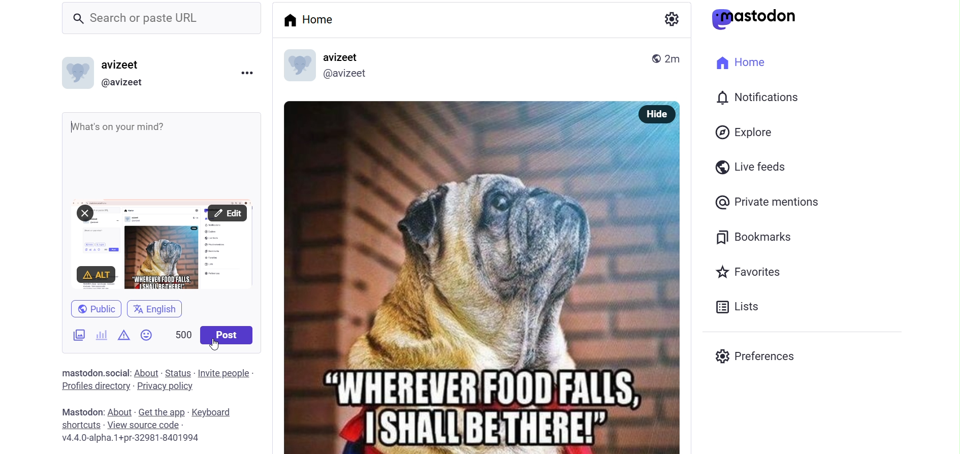 Image resolution: width=960 pixels, height=454 pixels. What do you see at coordinates (93, 385) in the screenshot?
I see `profiles directory` at bounding box center [93, 385].